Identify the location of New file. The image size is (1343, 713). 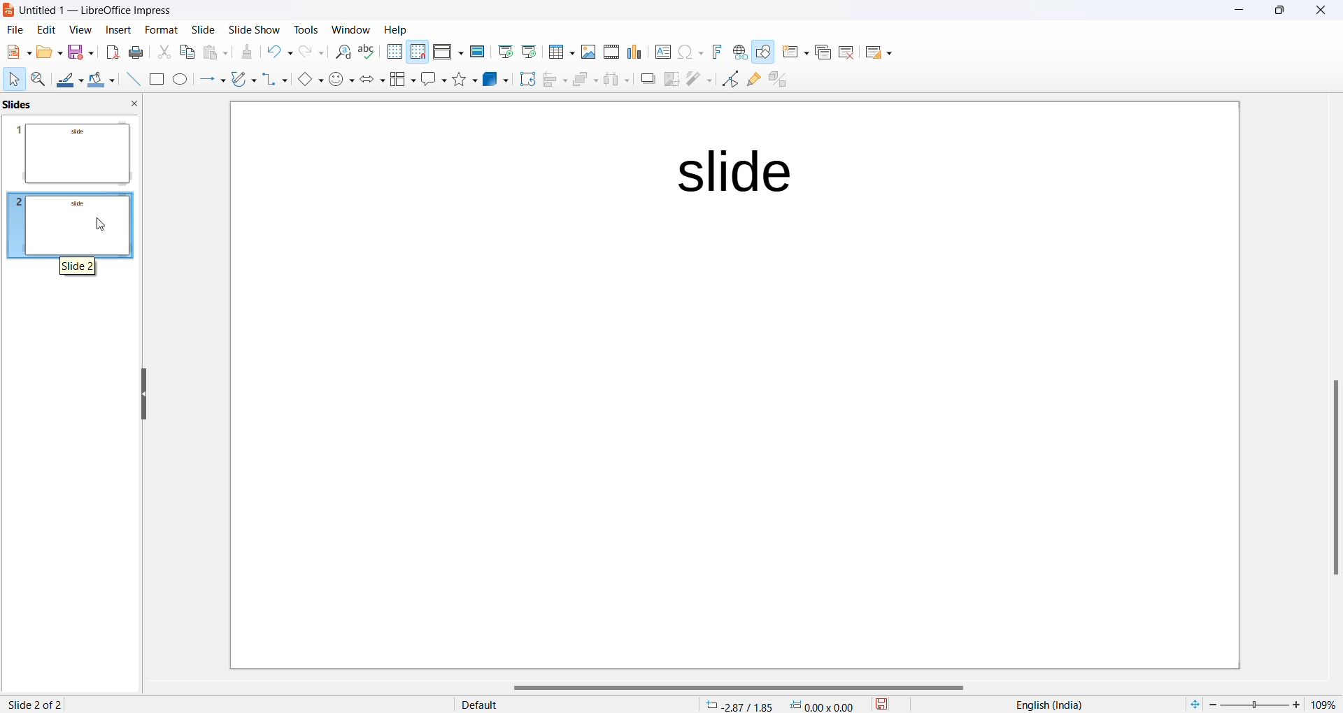
(16, 51).